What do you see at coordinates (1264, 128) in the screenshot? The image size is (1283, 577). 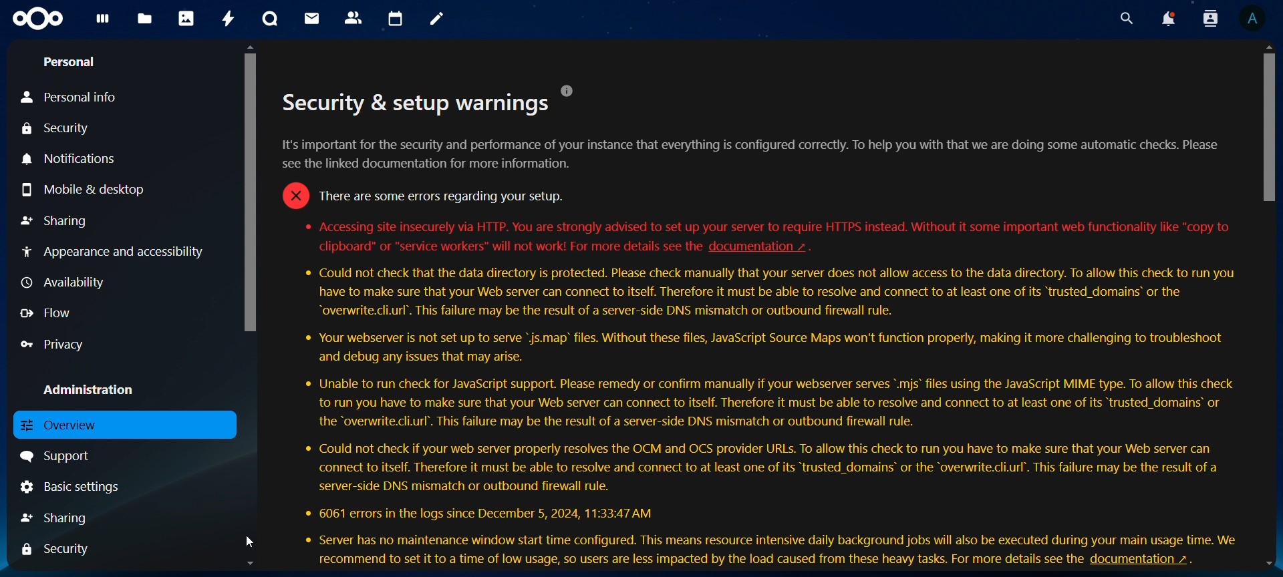 I see `vertical scroll bar` at bounding box center [1264, 128].